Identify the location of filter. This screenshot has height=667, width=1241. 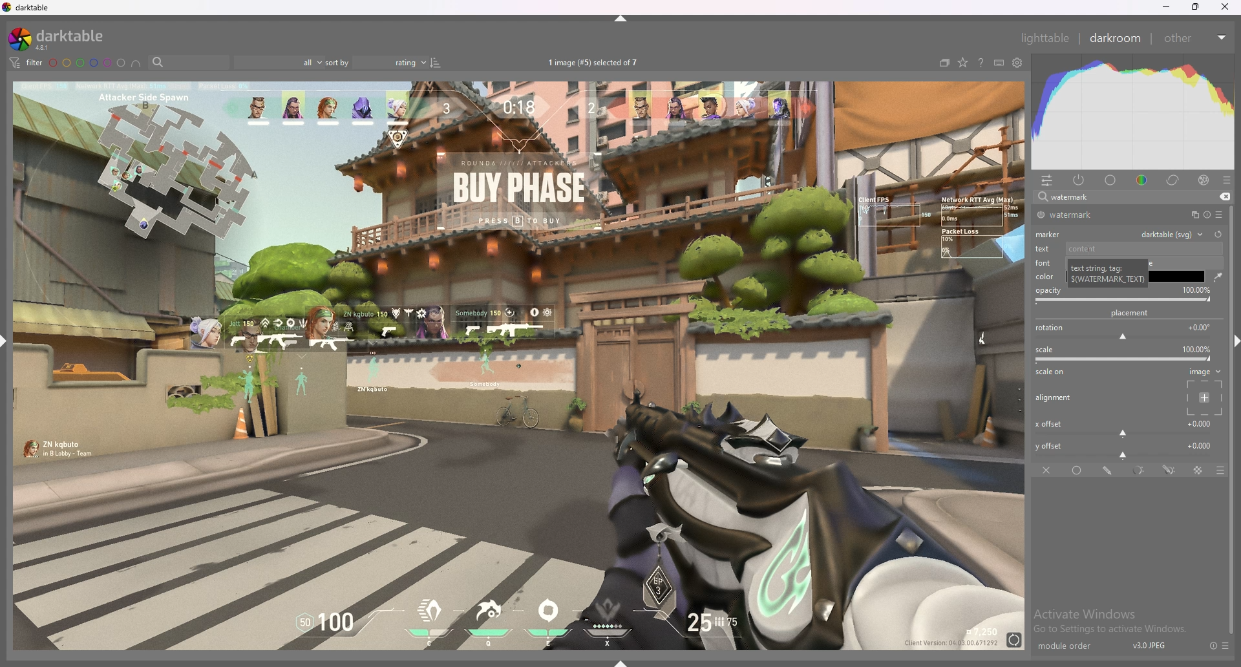
(25, 62).